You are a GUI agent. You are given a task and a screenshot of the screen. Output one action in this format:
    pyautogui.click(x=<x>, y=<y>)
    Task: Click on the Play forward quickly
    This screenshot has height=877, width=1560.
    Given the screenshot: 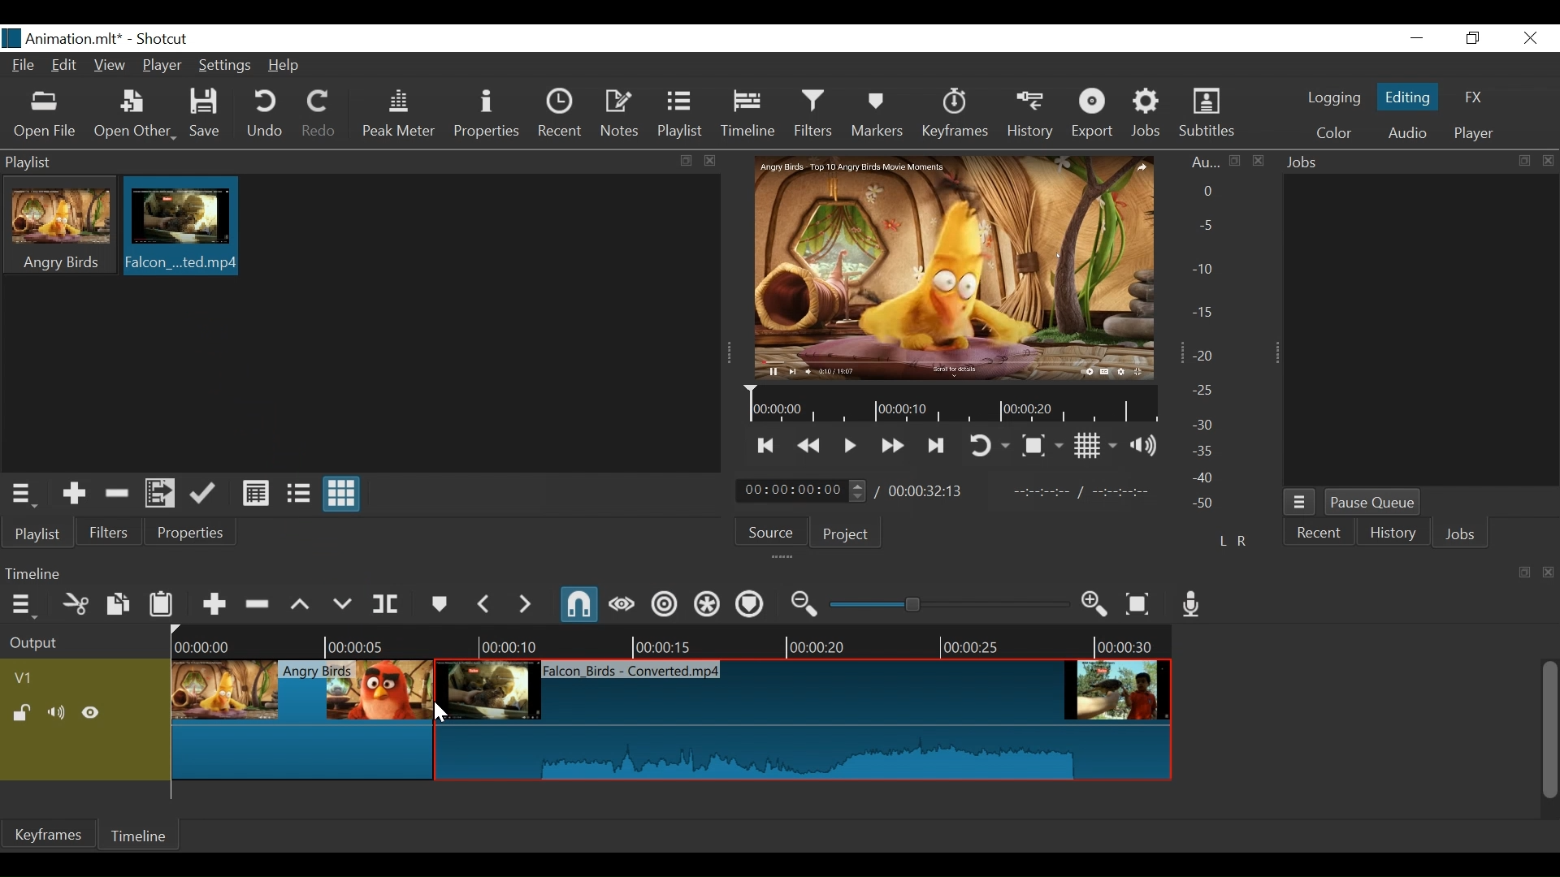 What is the action you would take?
    pyautogui.click(x=893, y=447)
    